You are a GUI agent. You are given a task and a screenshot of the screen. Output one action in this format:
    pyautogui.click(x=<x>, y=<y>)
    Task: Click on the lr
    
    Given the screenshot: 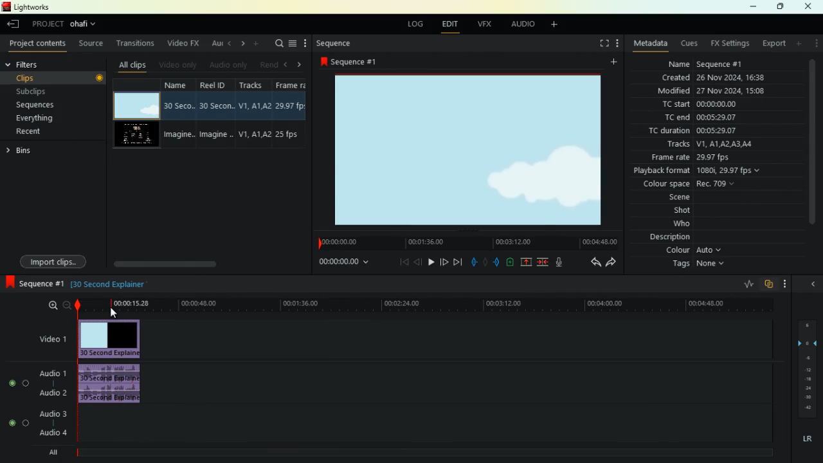 What is the action you would take?
    pyautogui.click(x=806, y=440)
    